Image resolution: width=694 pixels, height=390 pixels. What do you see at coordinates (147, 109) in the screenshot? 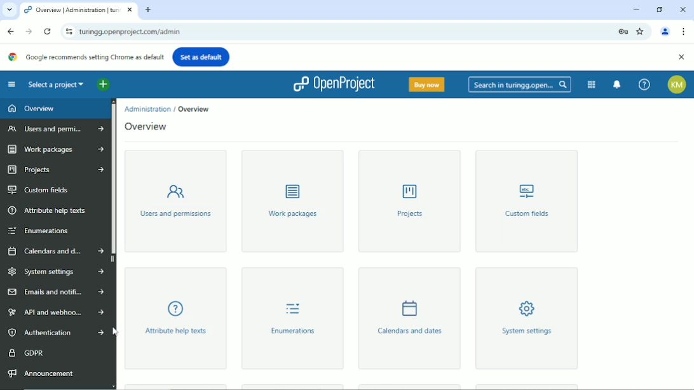
I see `Admistration` at bounding box center [147, 109].